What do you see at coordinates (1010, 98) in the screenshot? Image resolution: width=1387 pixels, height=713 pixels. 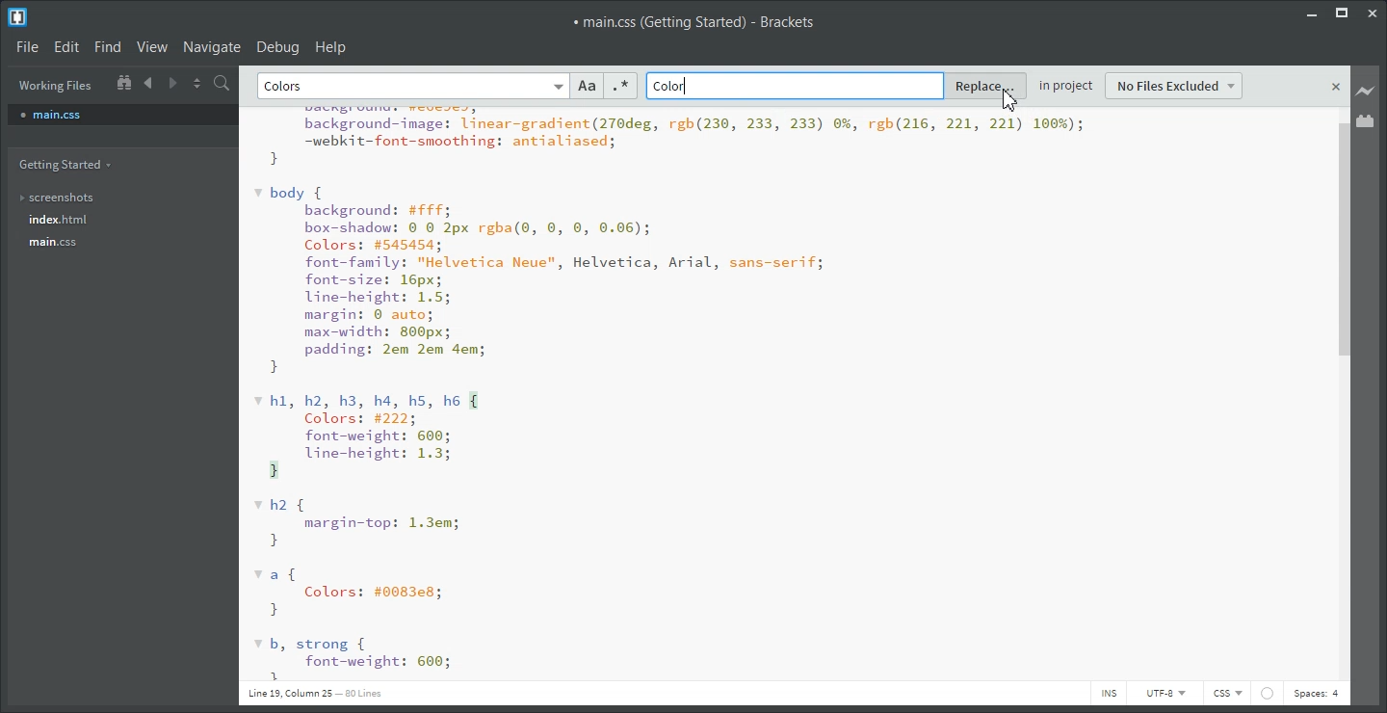 I see `Cursor` at bounding box center [1010, 98].